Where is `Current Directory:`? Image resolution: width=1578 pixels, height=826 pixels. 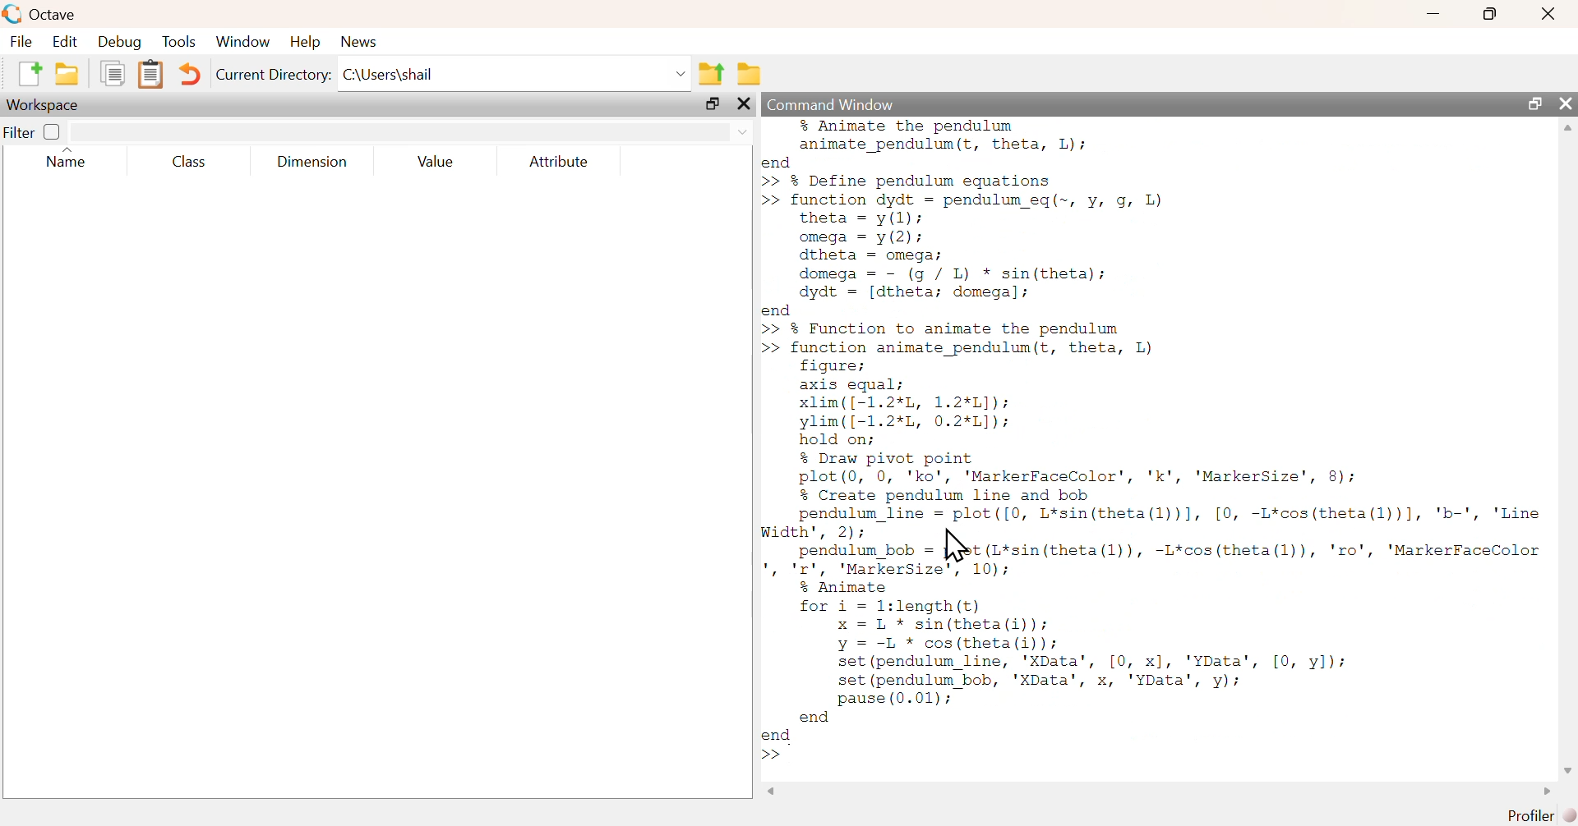
Current Directory: is located at coordinates (275, 77).